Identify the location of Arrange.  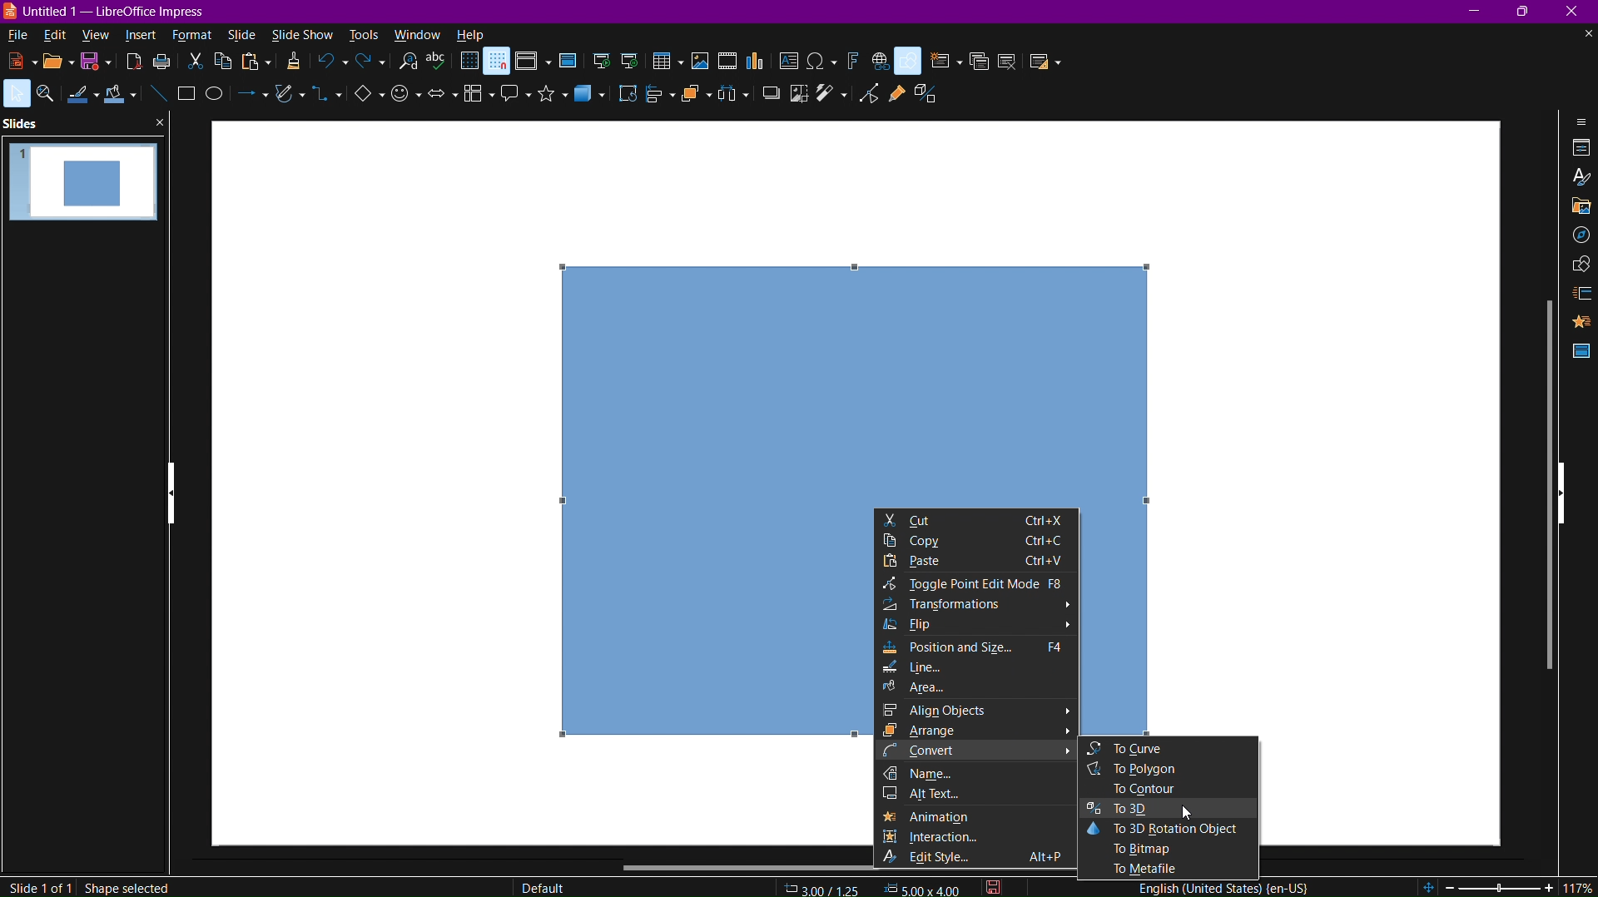
(695, 99).